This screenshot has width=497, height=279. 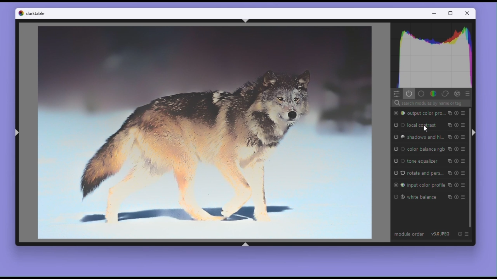 I want to click on Image, so click(x=204, y=133).